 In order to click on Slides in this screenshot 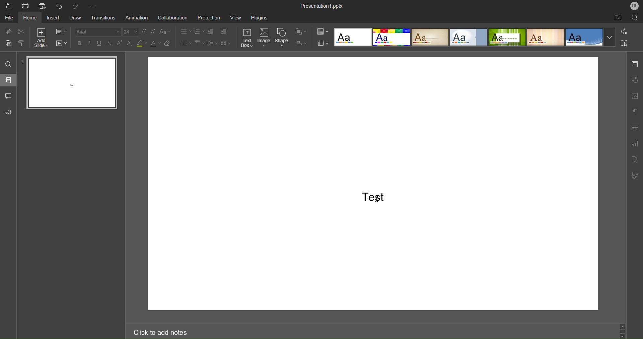, I will do `click(9, 80)`.